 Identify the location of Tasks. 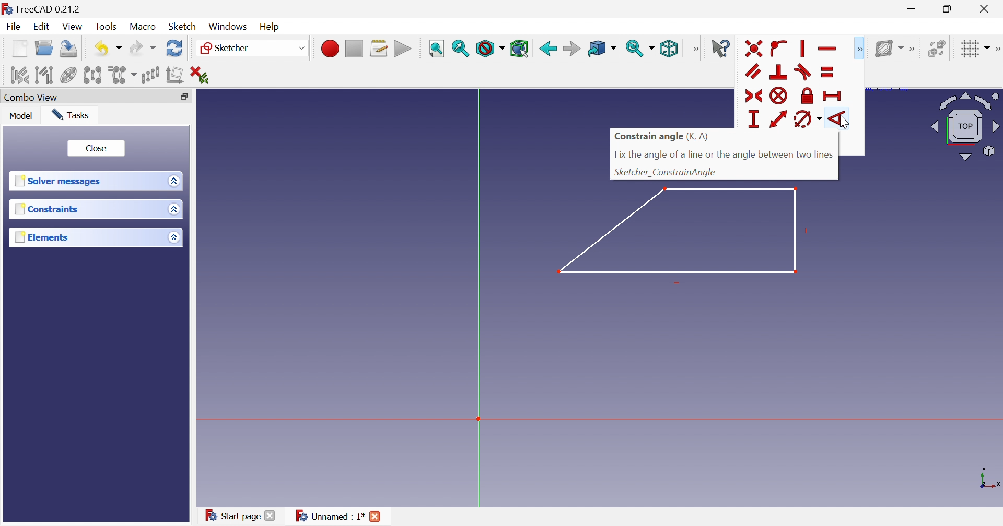
(73, 115).